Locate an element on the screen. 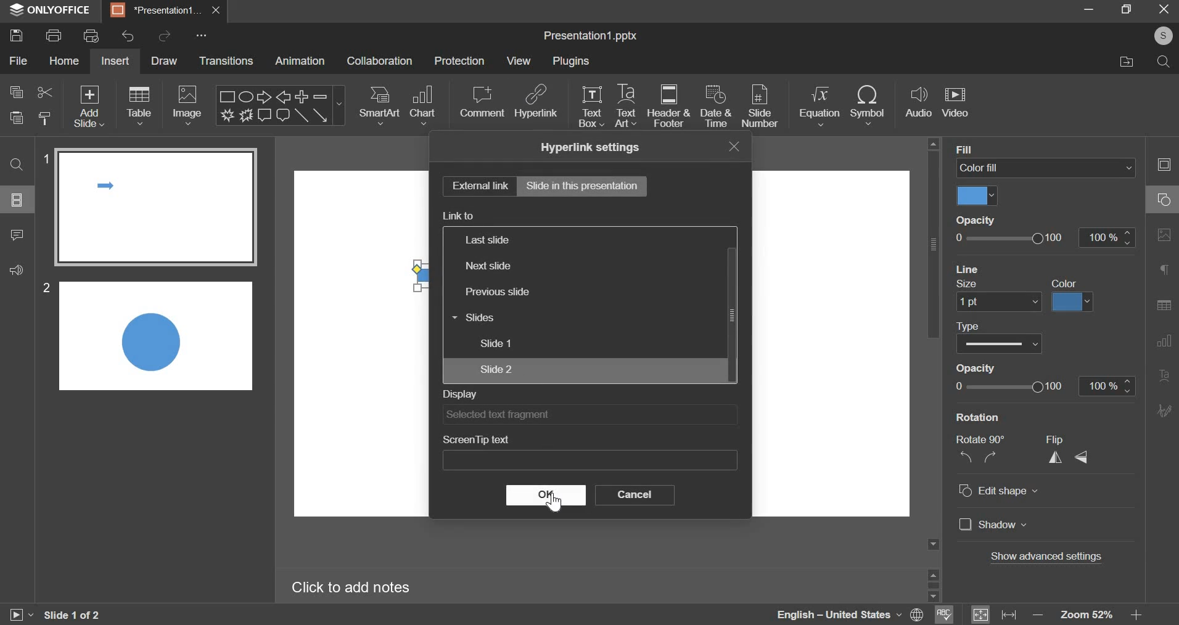 The width and height of the screenshot is (1179, 625). opacity is located at coordinates (981, 219).